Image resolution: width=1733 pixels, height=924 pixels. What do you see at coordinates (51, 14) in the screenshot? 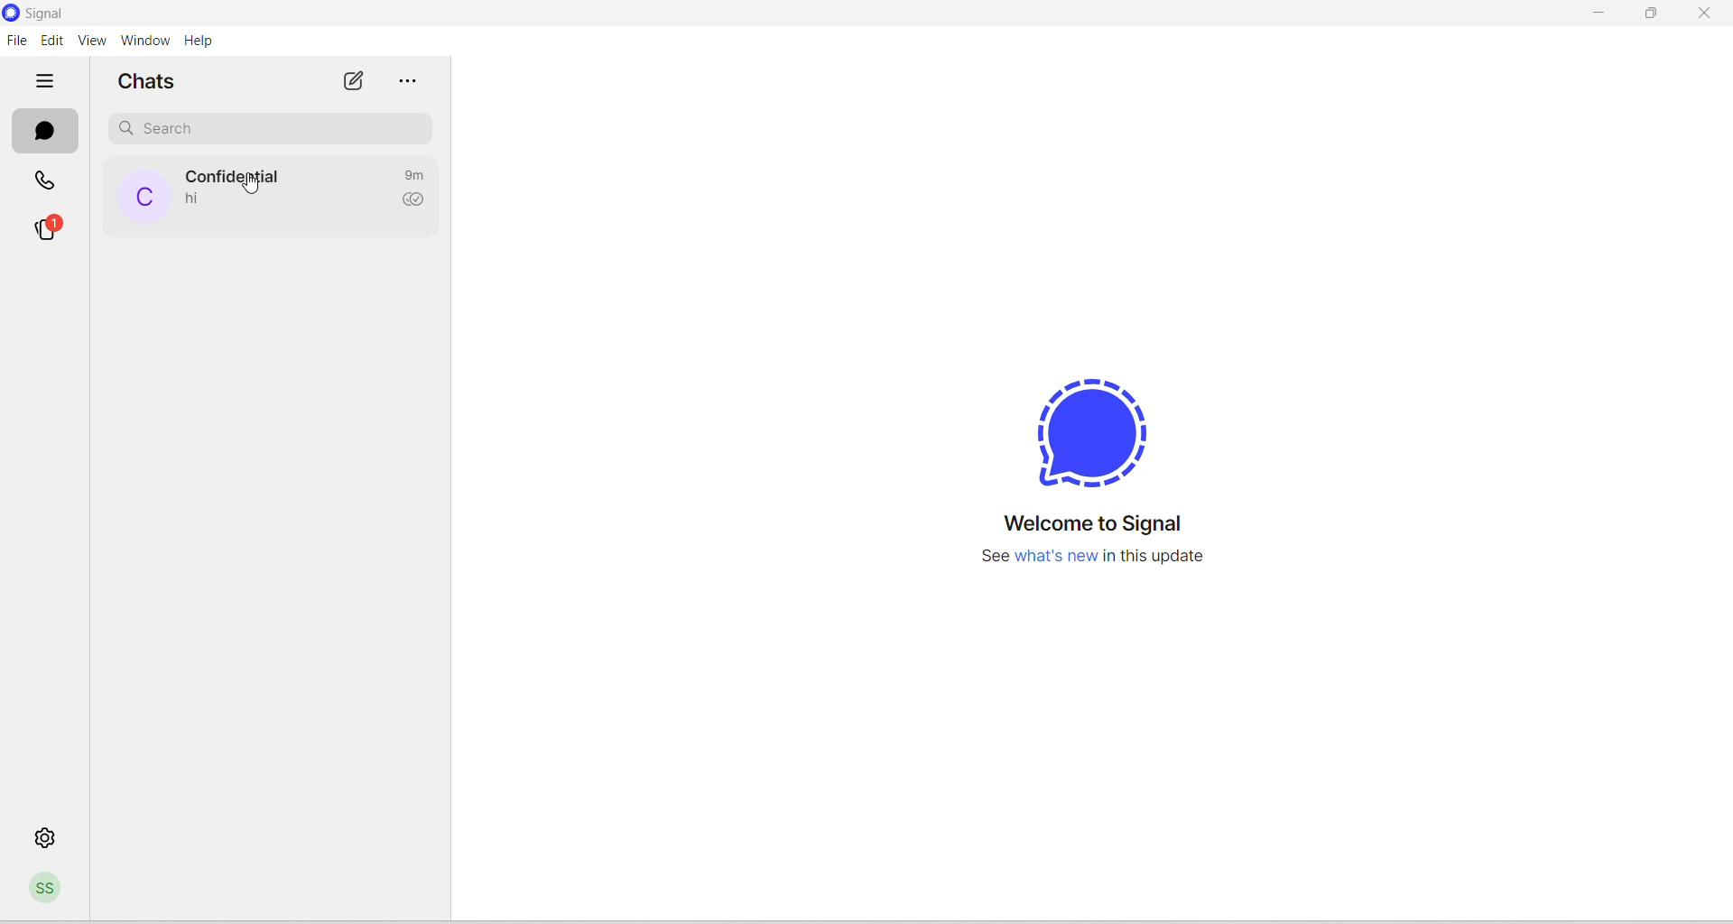
I see `Signal logo` at bounding box center [51, 14].